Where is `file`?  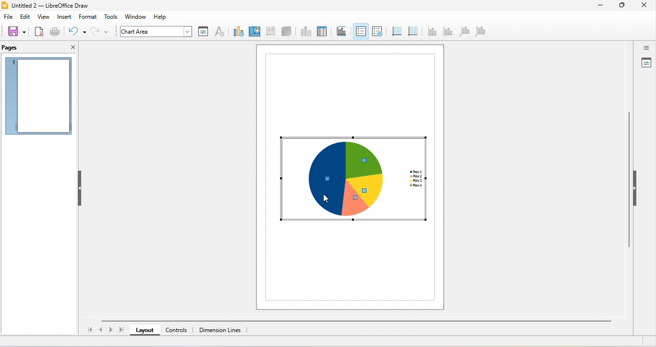 file is located at coordinates (8, 17).